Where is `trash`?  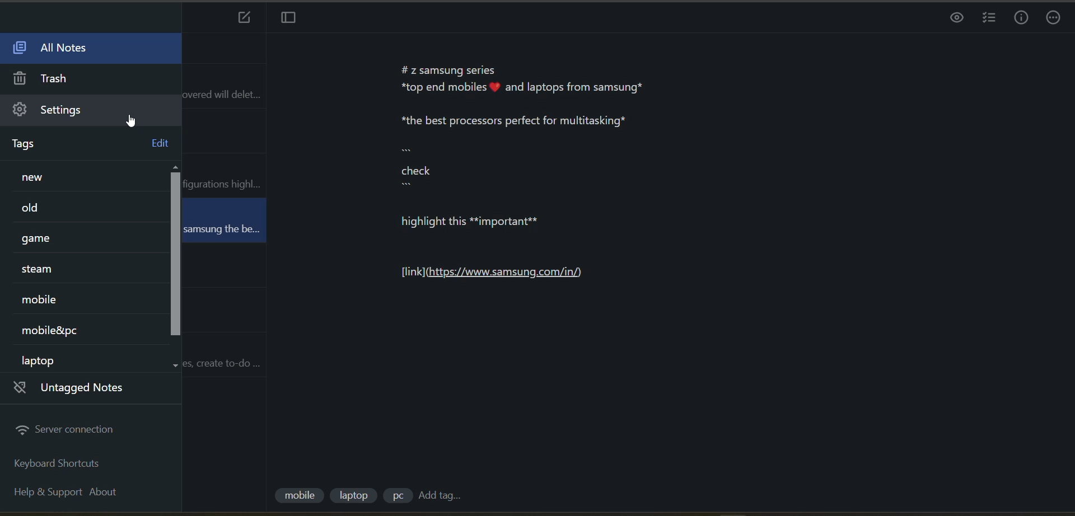
trash is located at coordinates (47, 79).